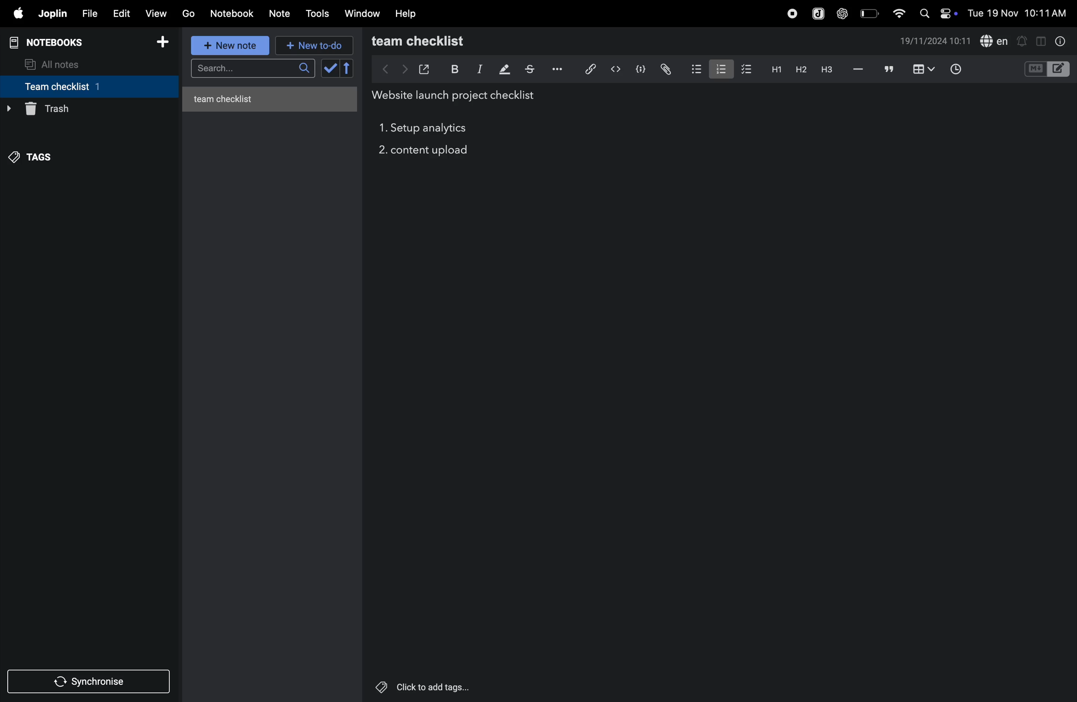 The height and width of the screenshot is (702, 1077). What do you see at coordinates (1018, 14) in the screenshot?
I see `date and time` at bounding box center [1018, 14].